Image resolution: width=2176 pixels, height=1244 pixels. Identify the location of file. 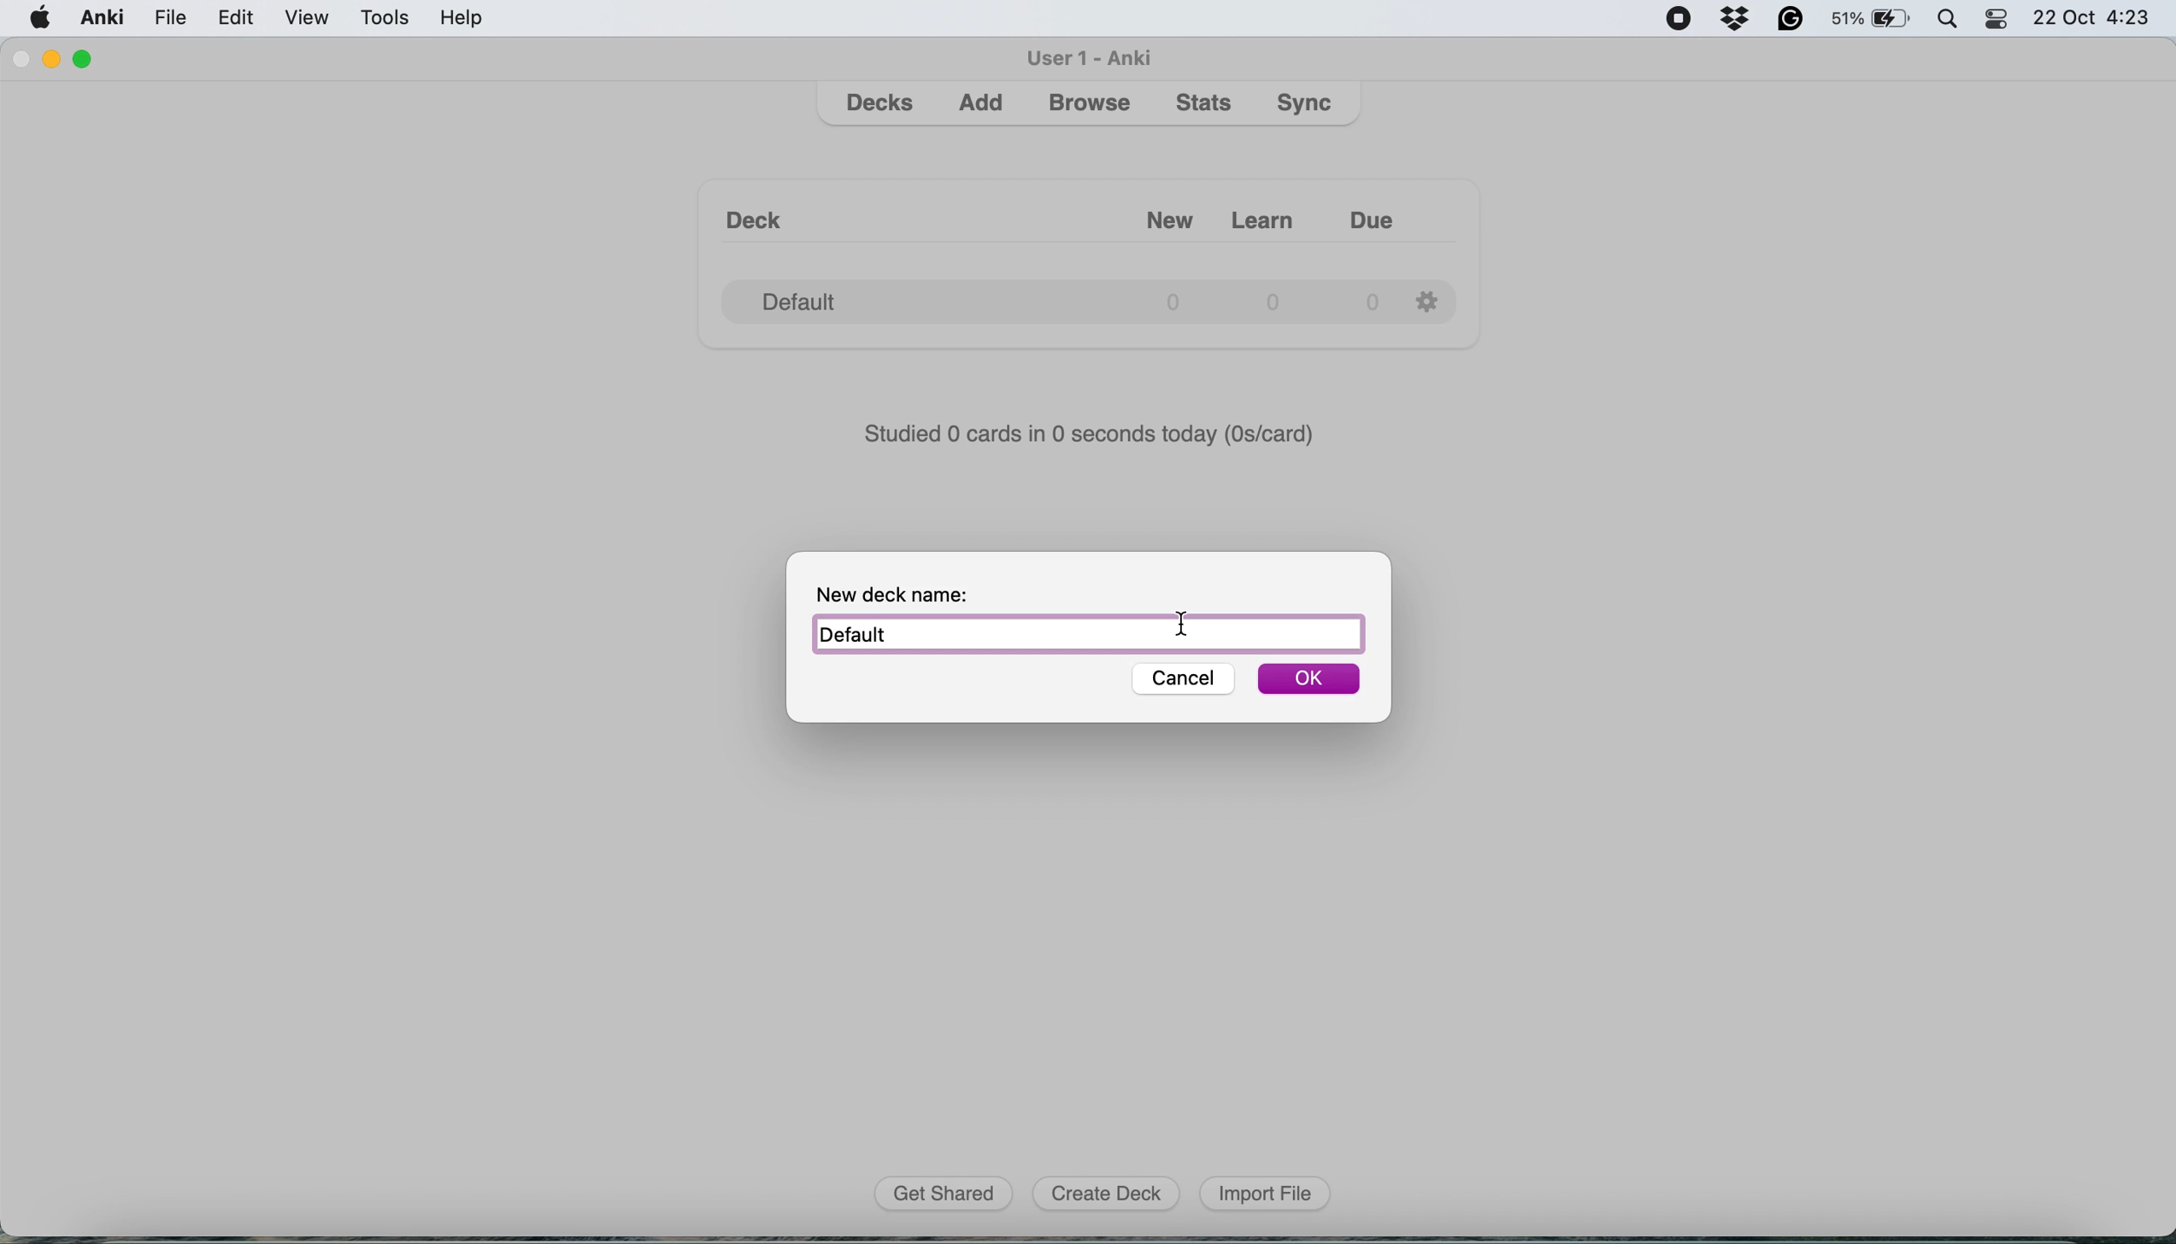
(169, 18).